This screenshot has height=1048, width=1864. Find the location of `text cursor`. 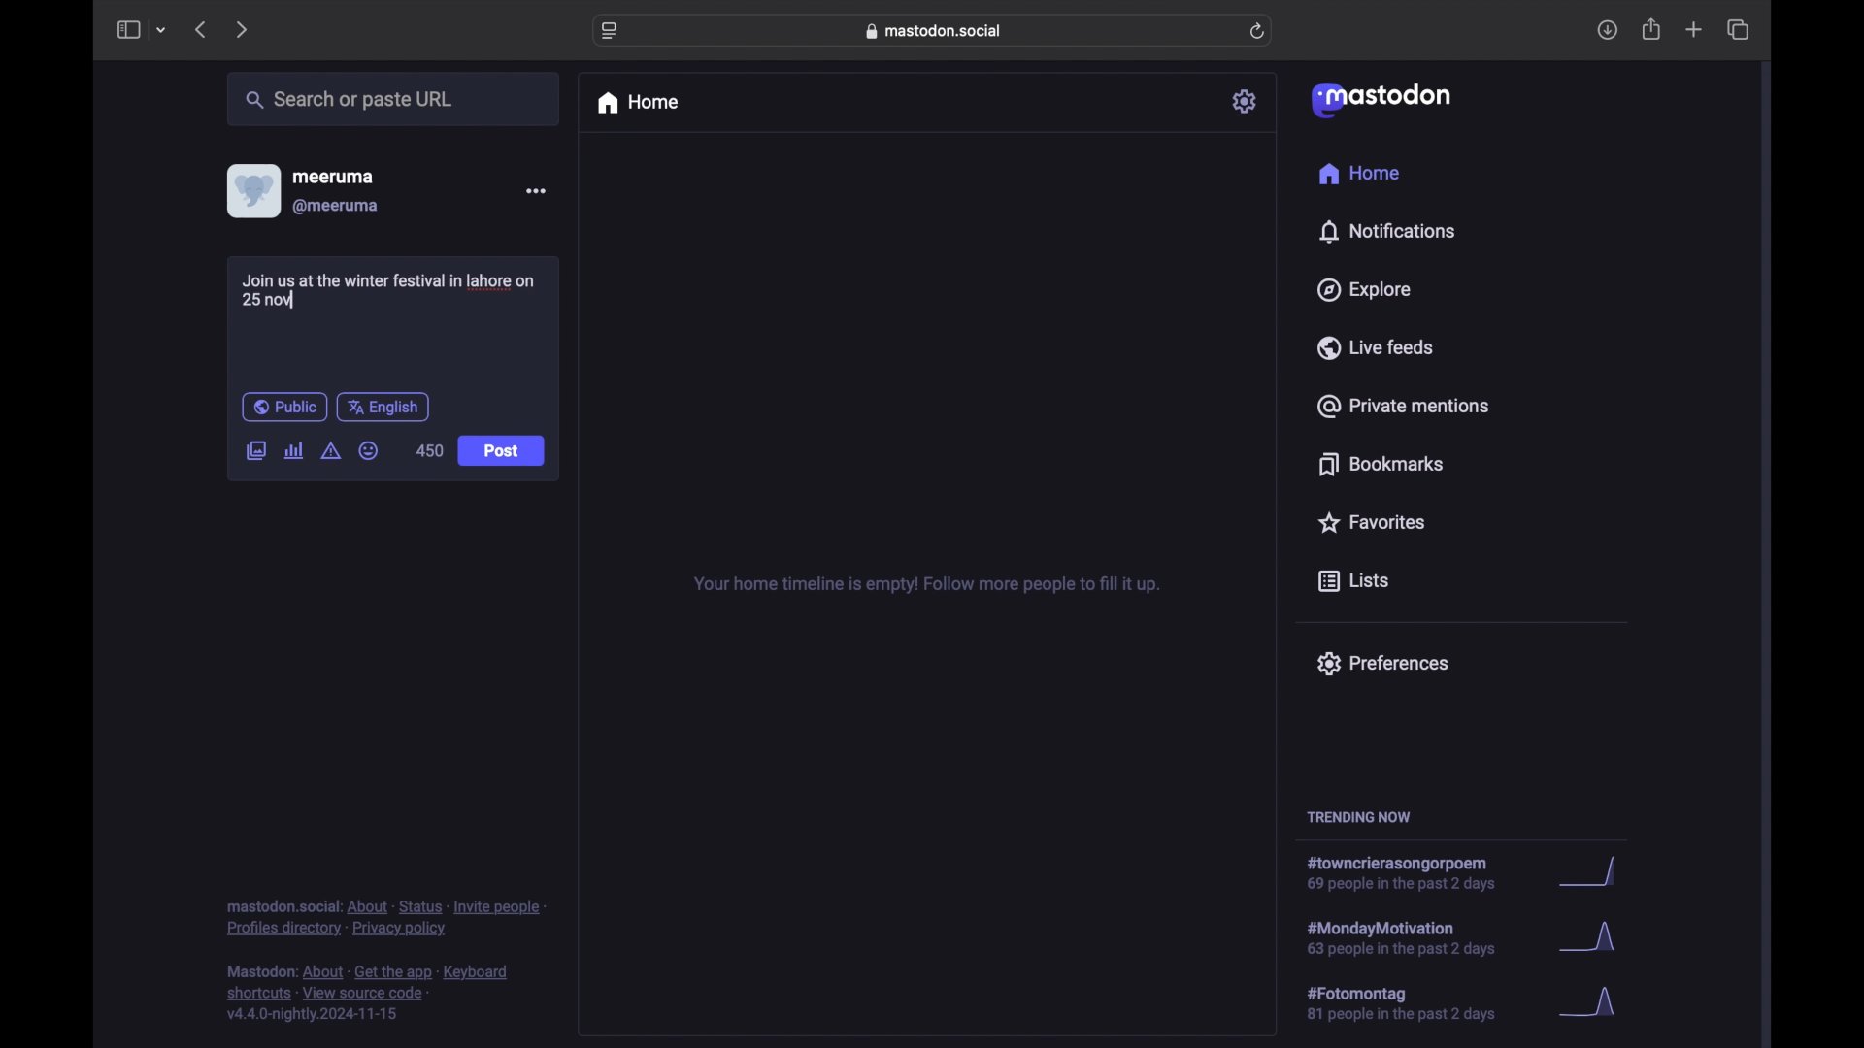

text cursor is located at coordinates (296, 301).